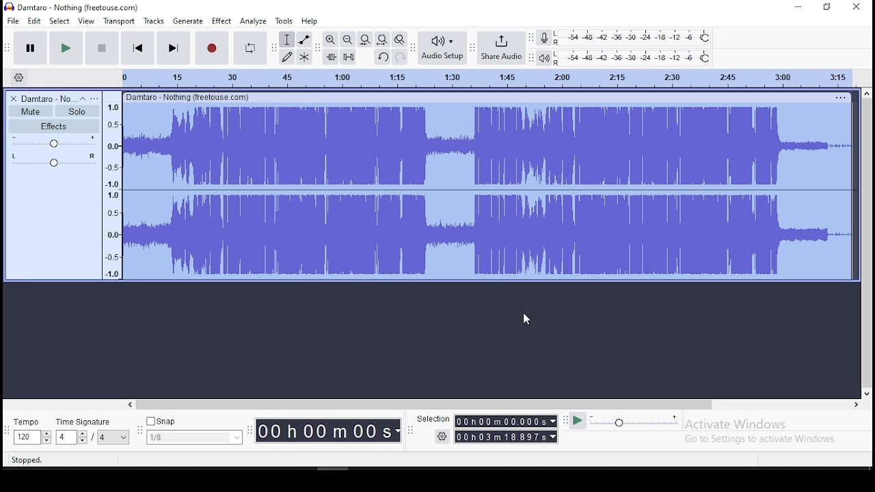 The height and width of the screenshot is (492, 875). What do you see at coordinates (30, 430) in the screenshot?
I see `tempo` at bounding box center [30, 430].